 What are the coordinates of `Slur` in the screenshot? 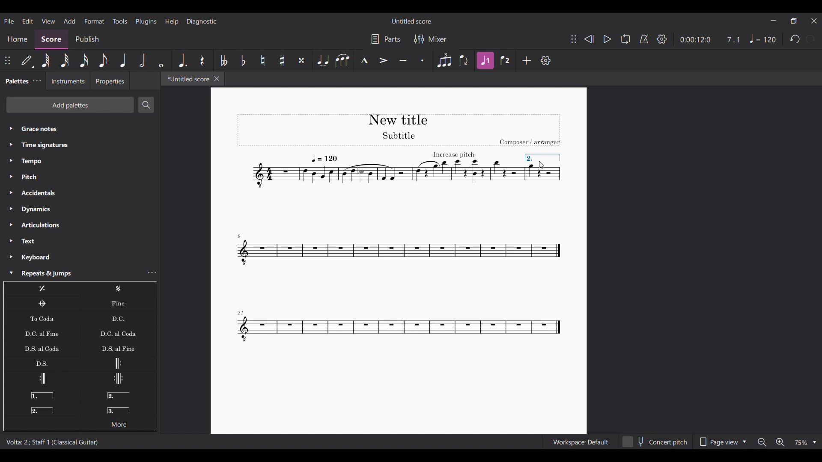 It's located at (342, 60).